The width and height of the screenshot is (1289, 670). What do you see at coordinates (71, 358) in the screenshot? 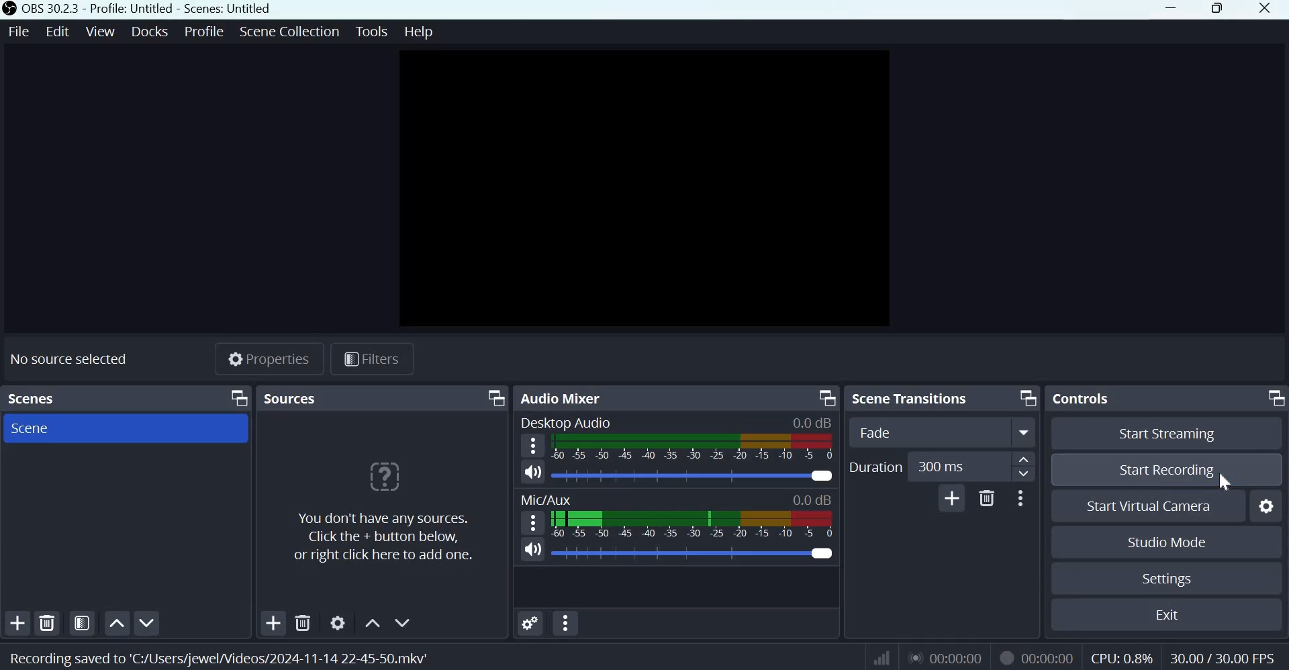
I see `No sources selected` at bounding box center [71, 358].